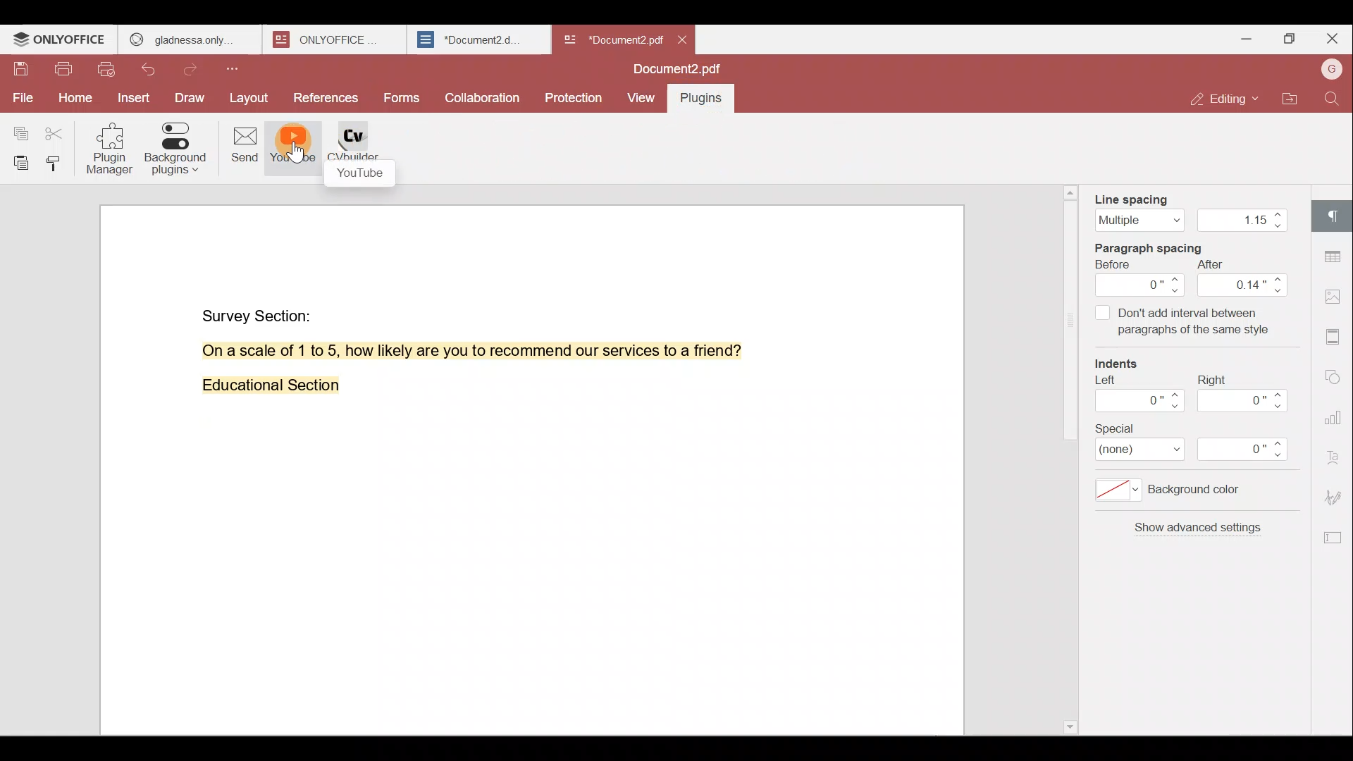 Image resolution: width=1353 pixels, height=761 pixels. What do you see at coordinates (1227, 99) in the screenshot?
I see `Editing mode` at bounding box center [1227, 99].